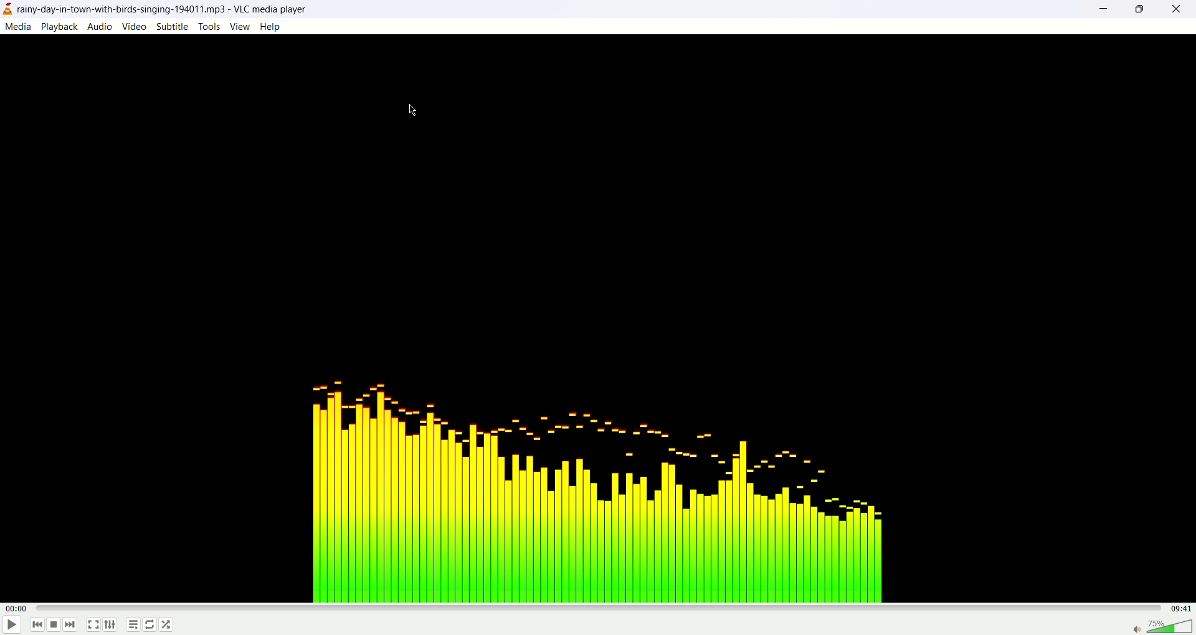  Describe the element at coordinates (72, 624) in the screenshot. I see `next` at that location.